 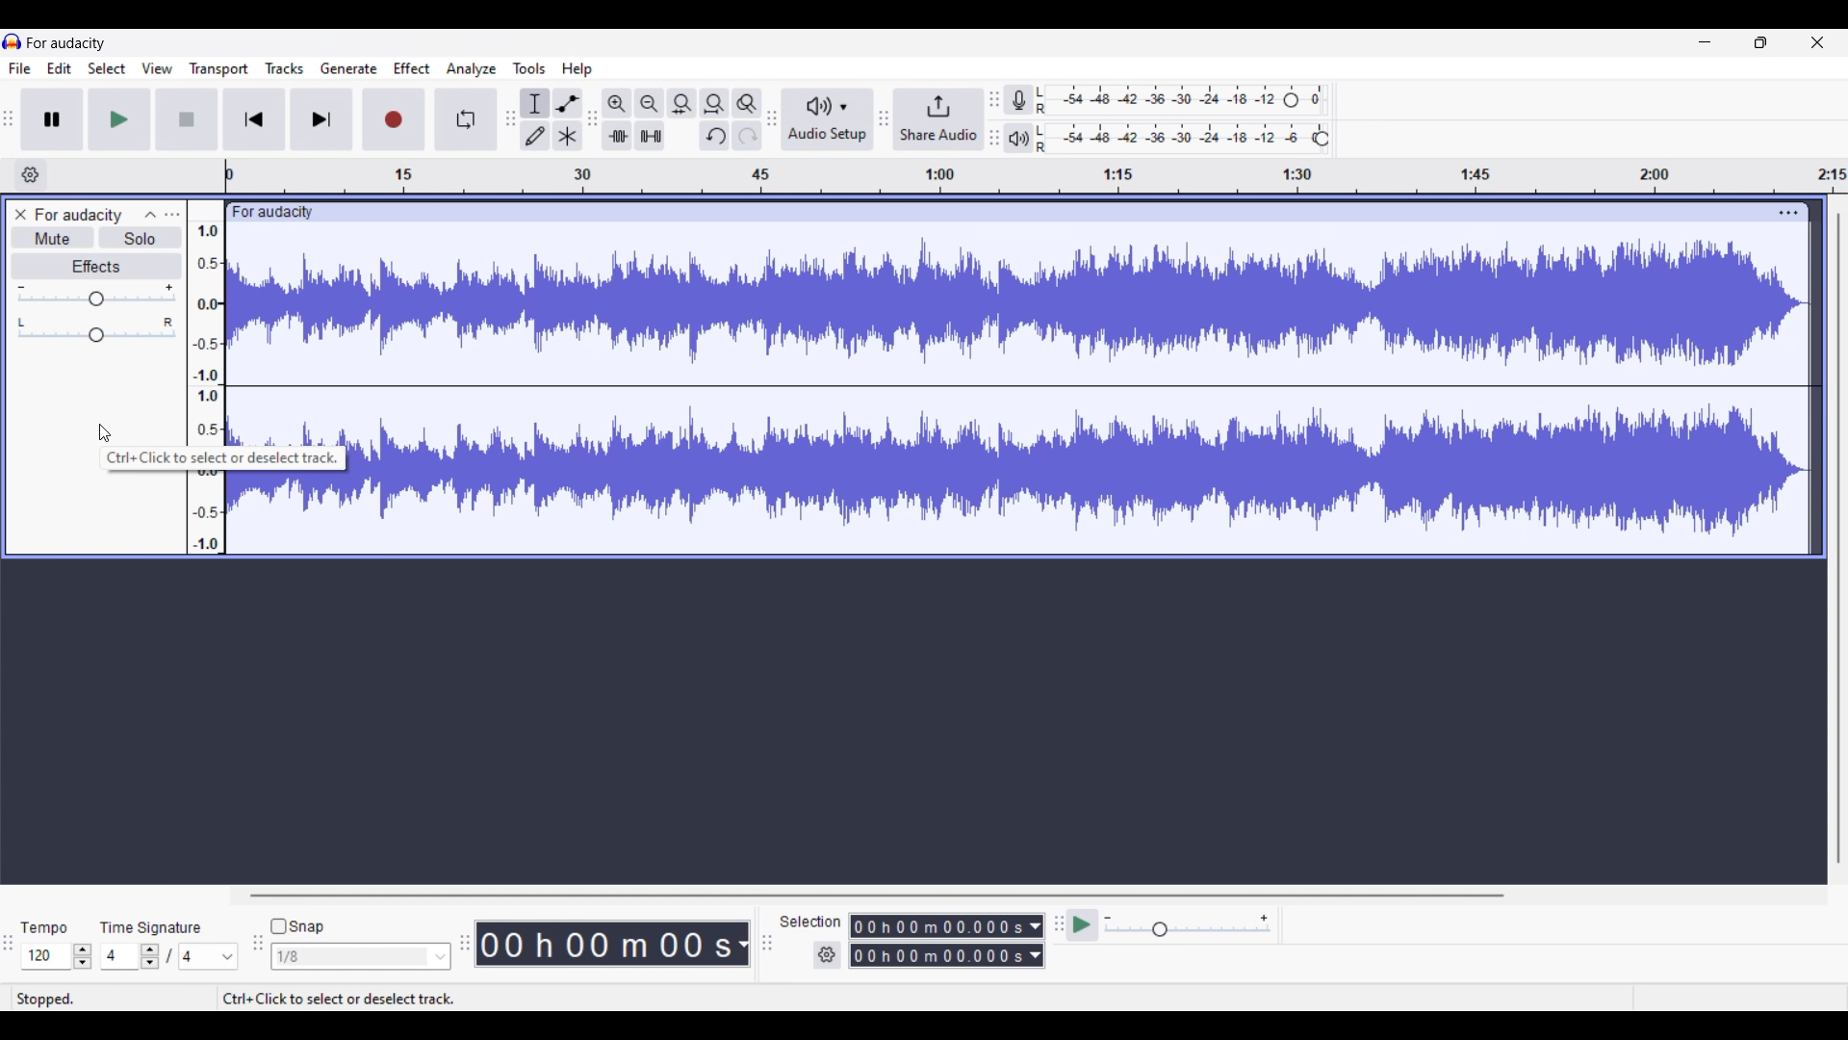 I want to click on Collapse, so click(x=150, y=215).